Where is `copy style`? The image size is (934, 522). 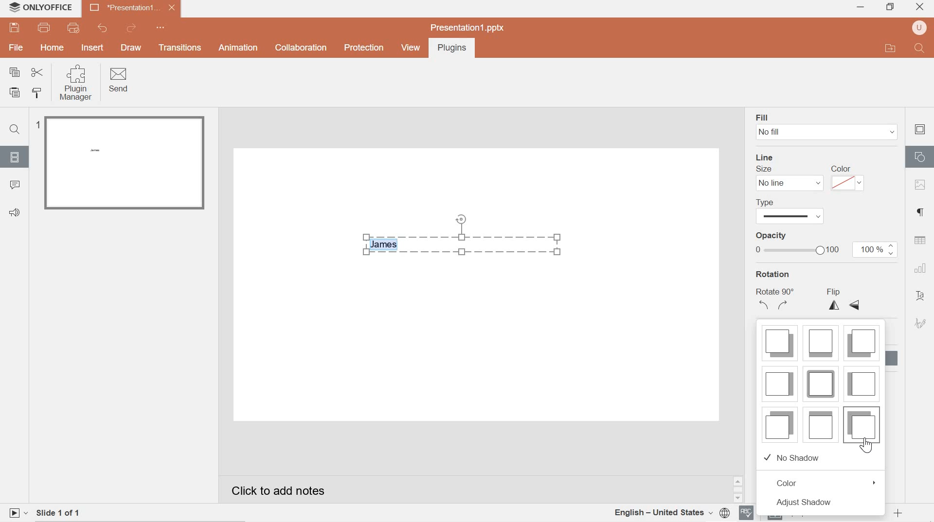 copy style is located at coordinates (40, 93).